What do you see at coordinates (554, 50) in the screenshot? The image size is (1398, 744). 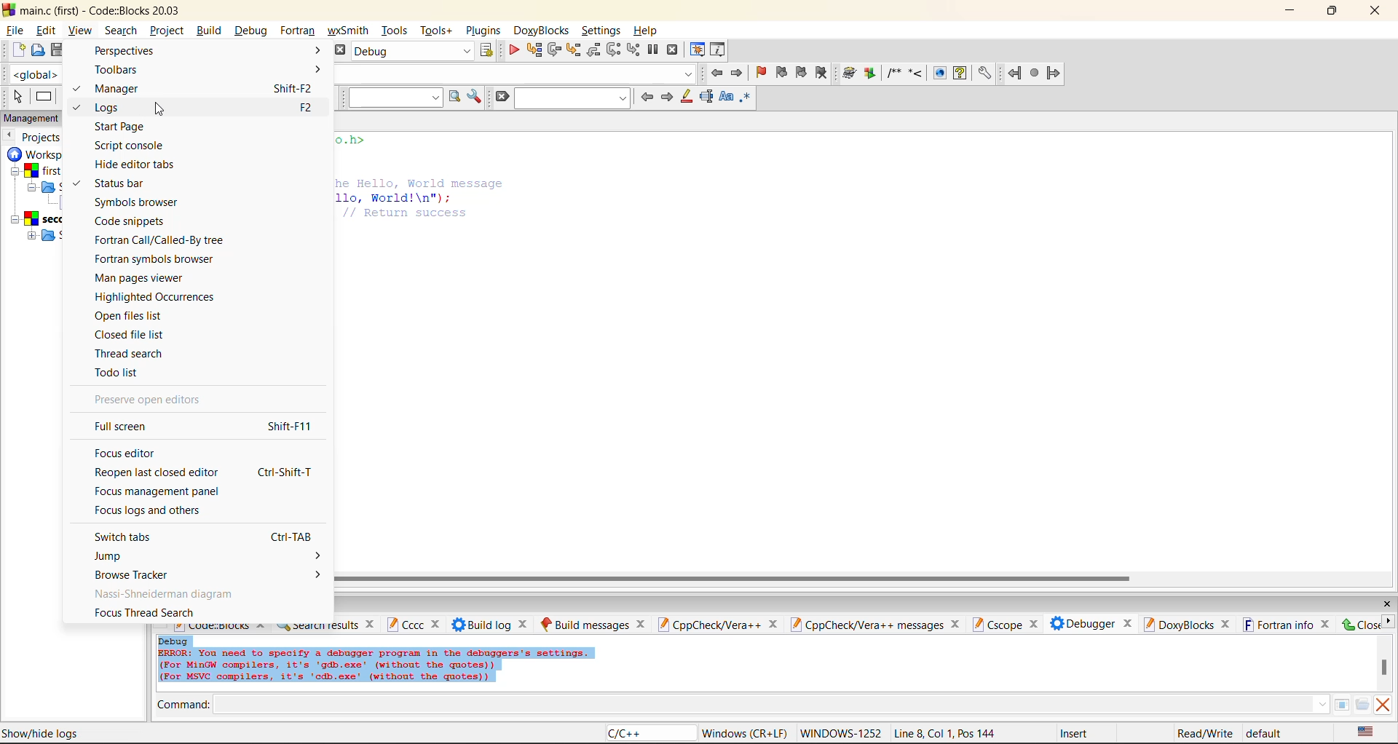 I see `next line` at bounding box center [554, 50].